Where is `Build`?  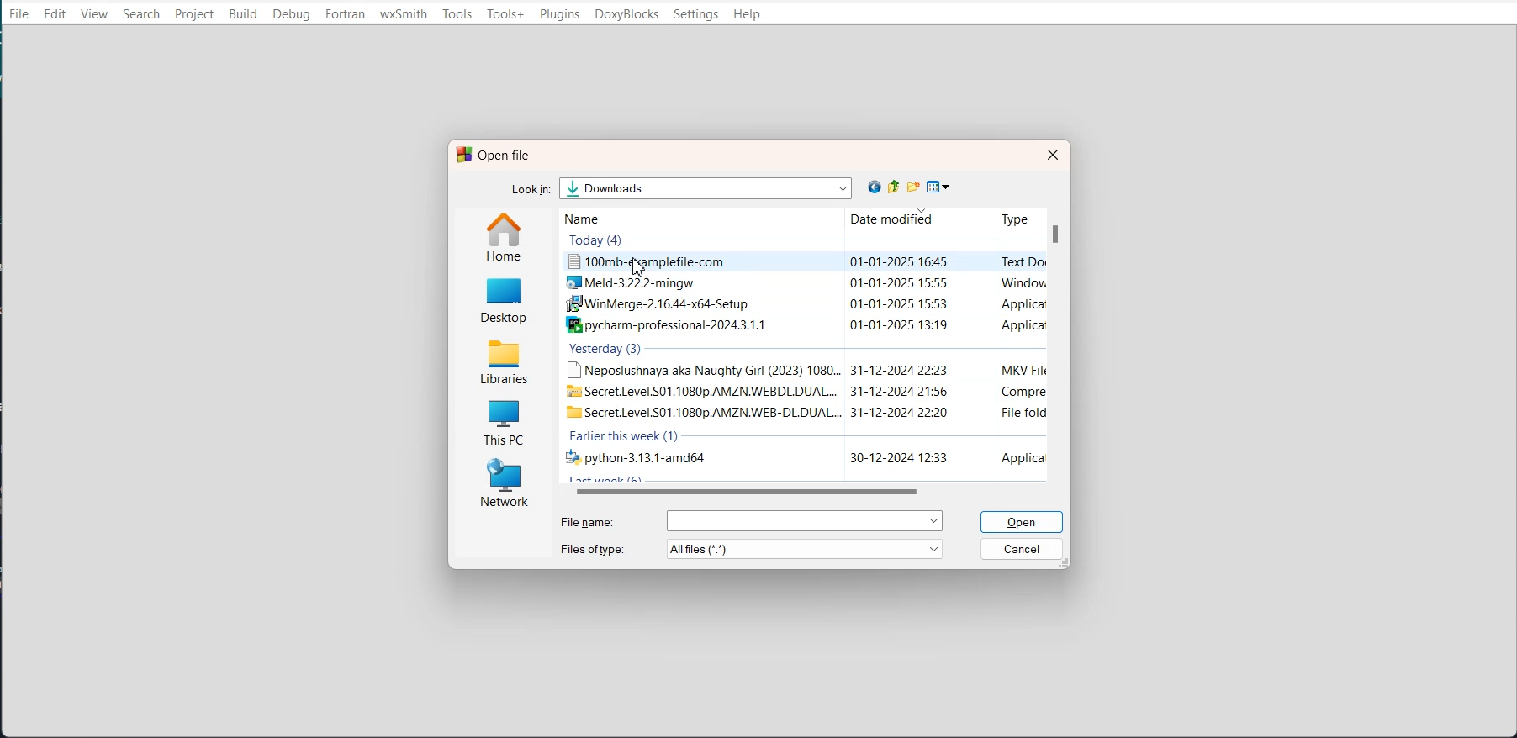
Build is located at coordinates (244, 14).